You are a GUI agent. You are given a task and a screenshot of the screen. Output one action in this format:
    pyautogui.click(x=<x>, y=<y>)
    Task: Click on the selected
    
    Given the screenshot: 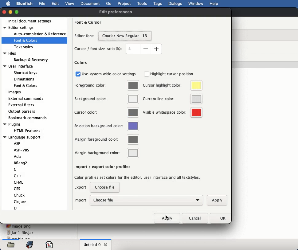 What is the action you would take?
    pyautogui.click(x=125, y=37)
    